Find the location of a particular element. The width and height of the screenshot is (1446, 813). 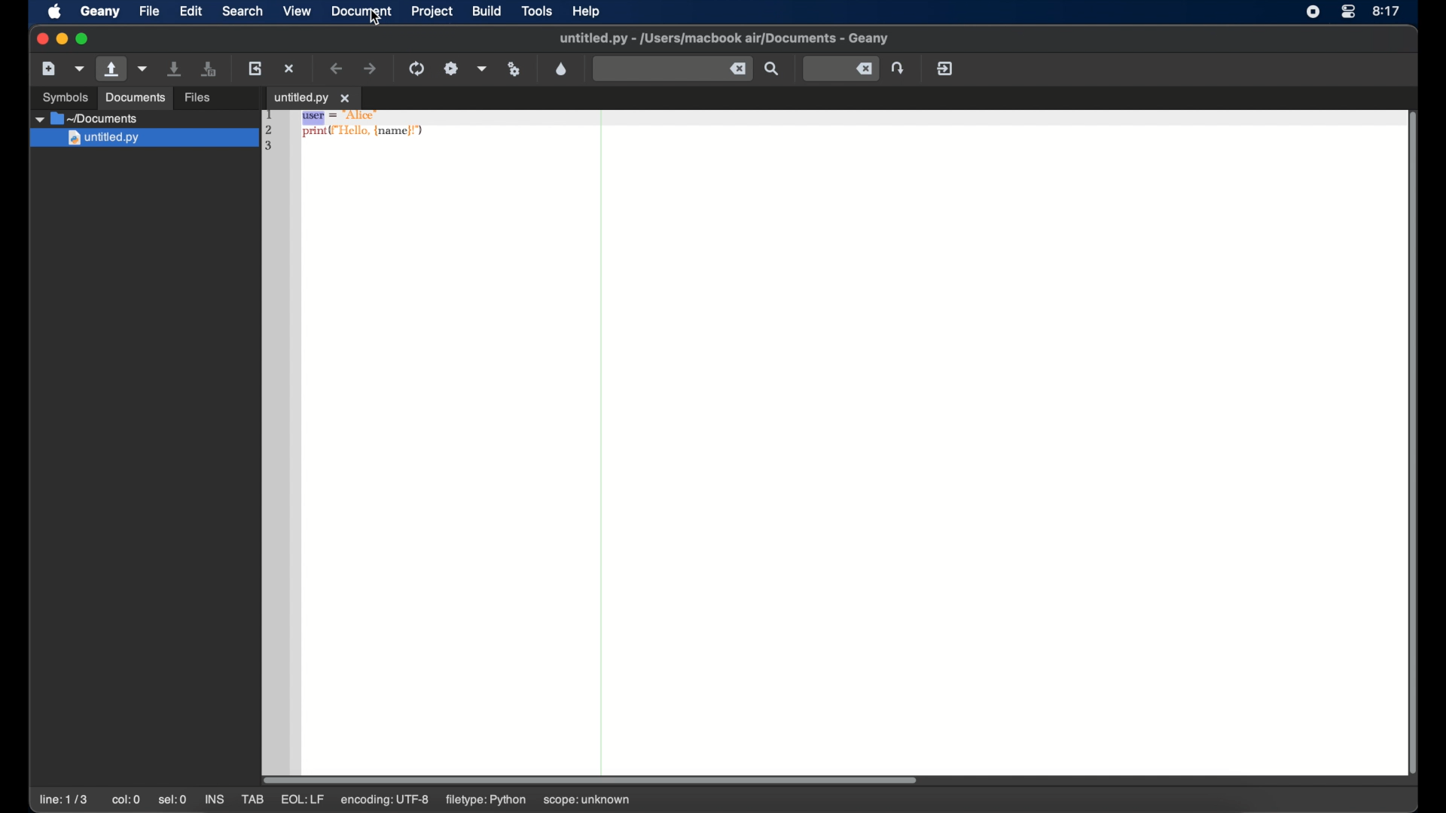

control center is located at coordinates (1348, 12).